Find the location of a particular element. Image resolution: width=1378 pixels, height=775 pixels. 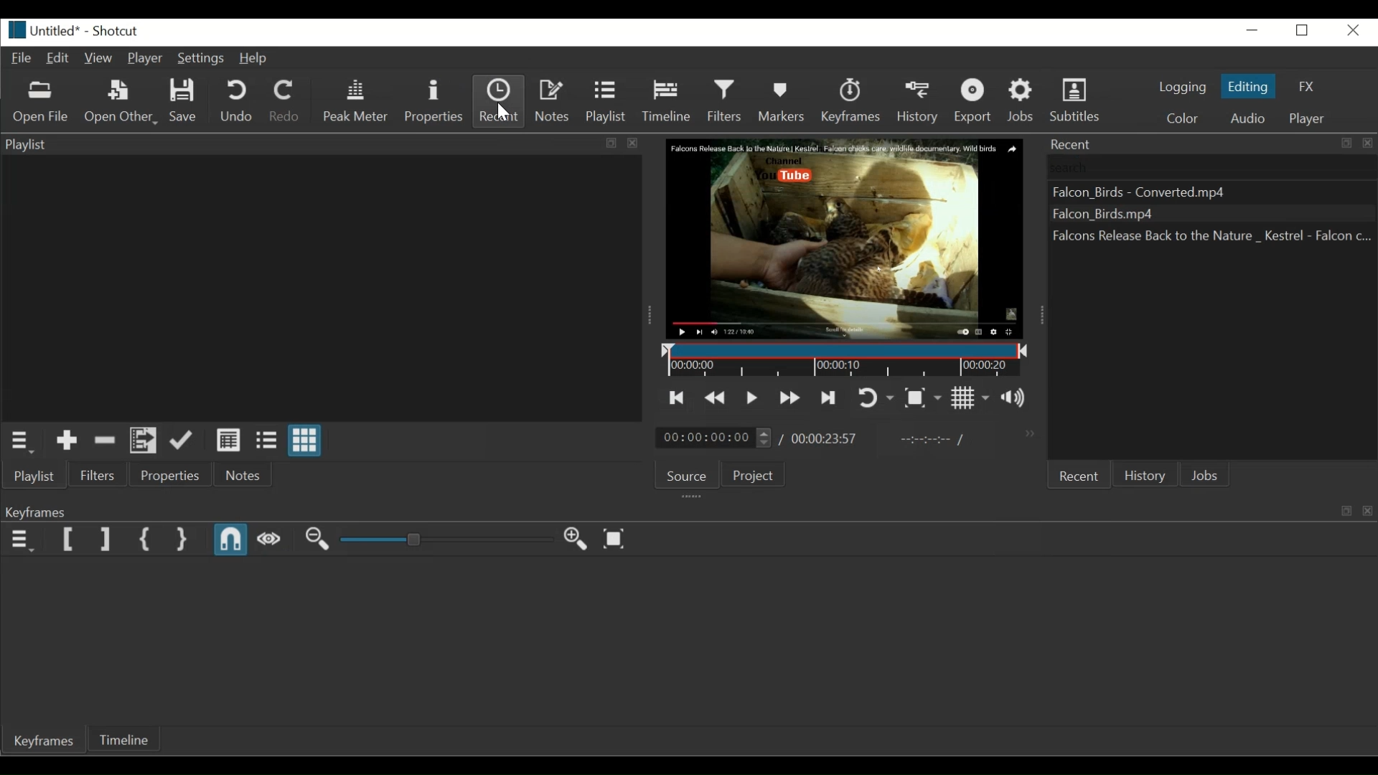

Open Other File is located at coordinates (41, 103).